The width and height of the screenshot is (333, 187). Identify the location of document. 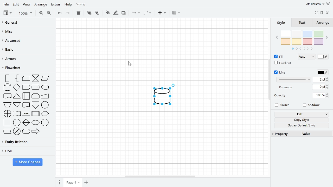
(7, 96).